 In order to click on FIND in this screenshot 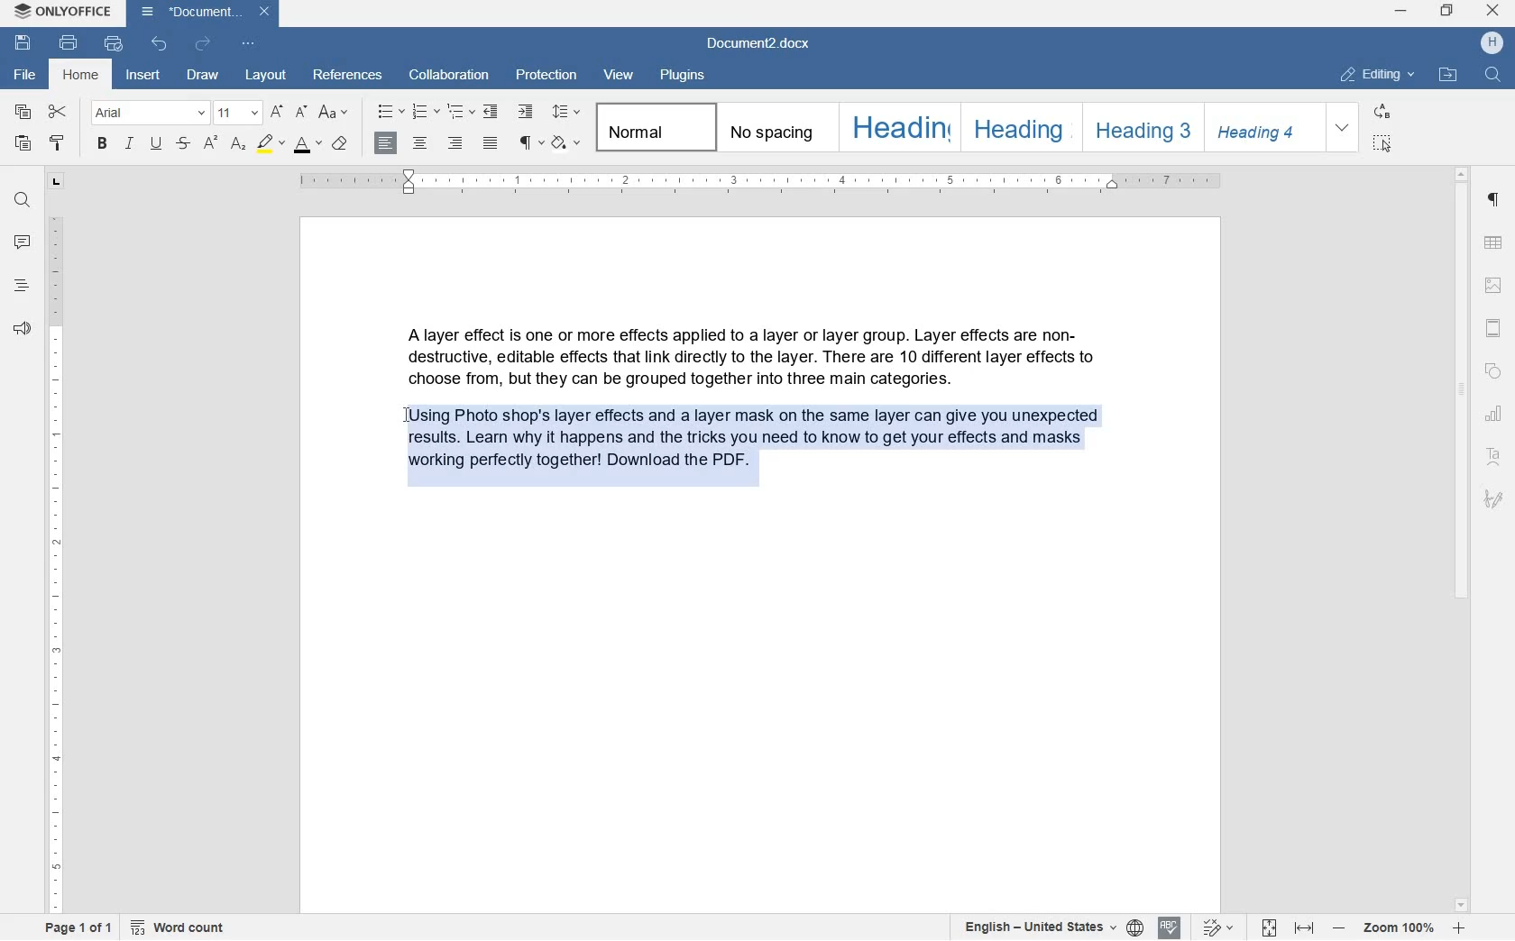, I will do `click(23, 202)`.